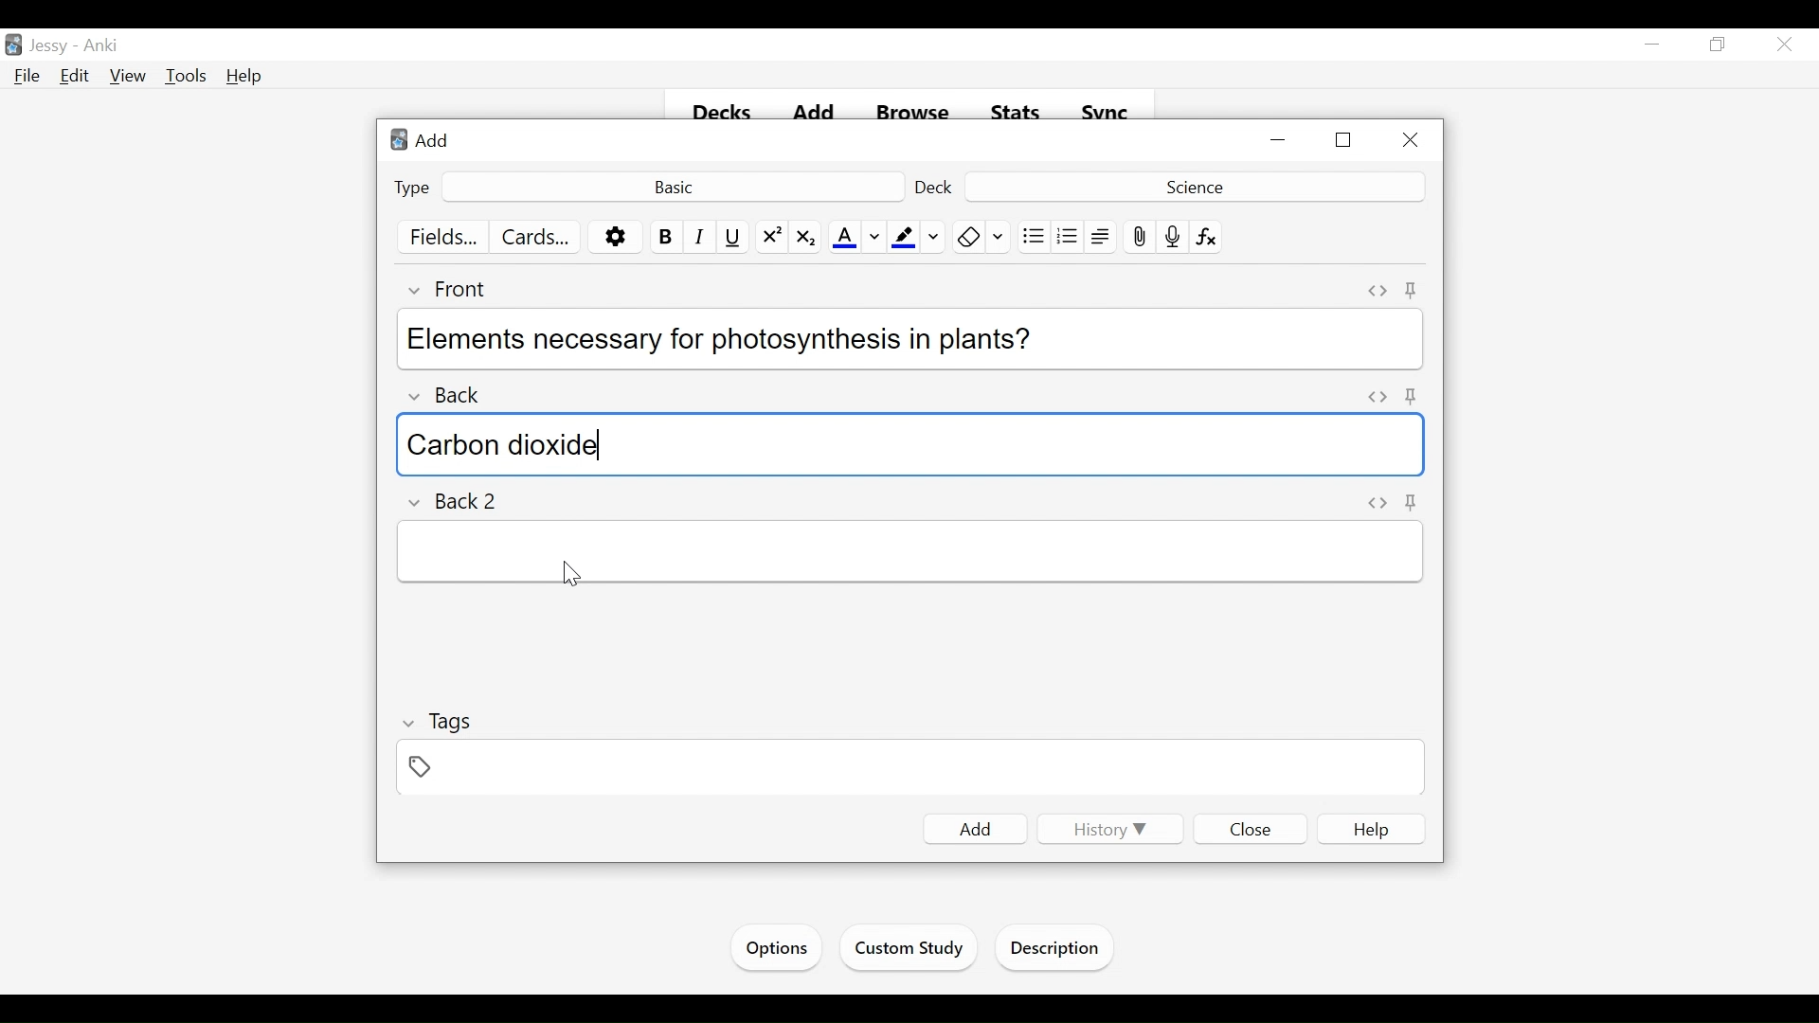 The height and width of the screenshot is (1023, 1819). I want to click on Superscript, so click(772, 238).